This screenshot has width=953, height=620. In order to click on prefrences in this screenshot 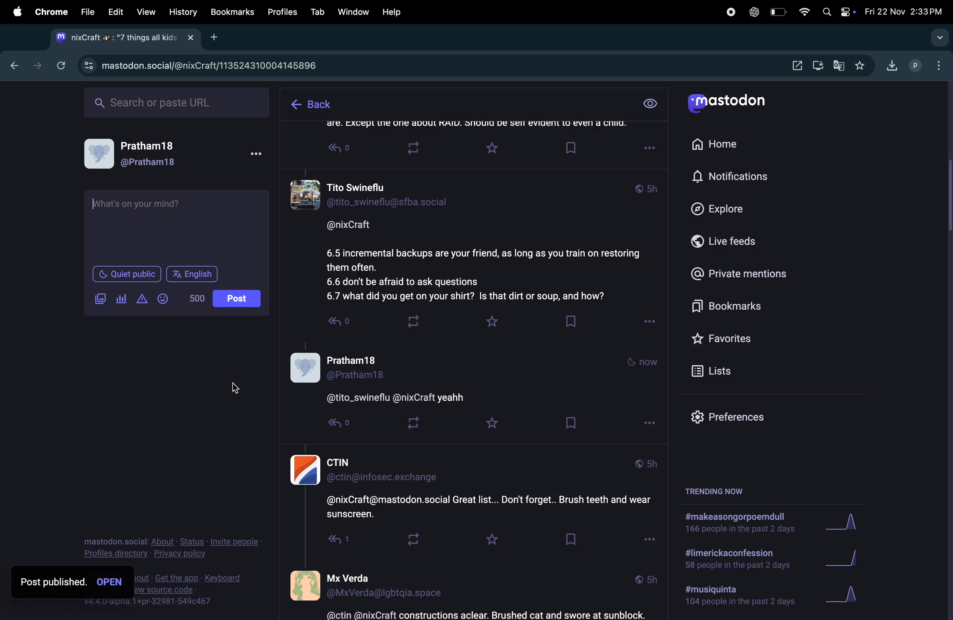, I will do `click(734, 417)`.